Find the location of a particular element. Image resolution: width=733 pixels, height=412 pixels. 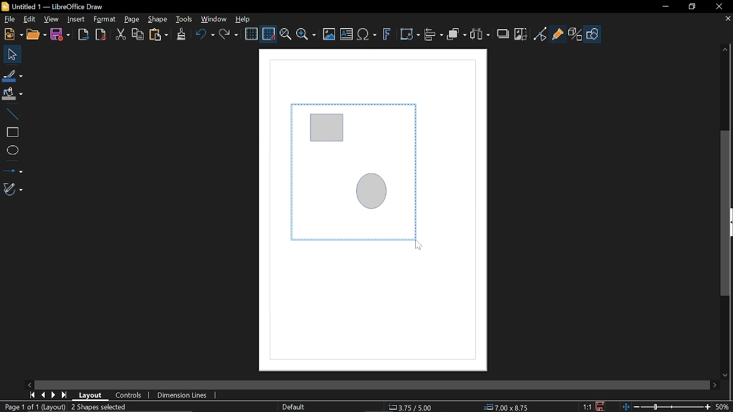

Mark objects is located at coordinates (101, 407).